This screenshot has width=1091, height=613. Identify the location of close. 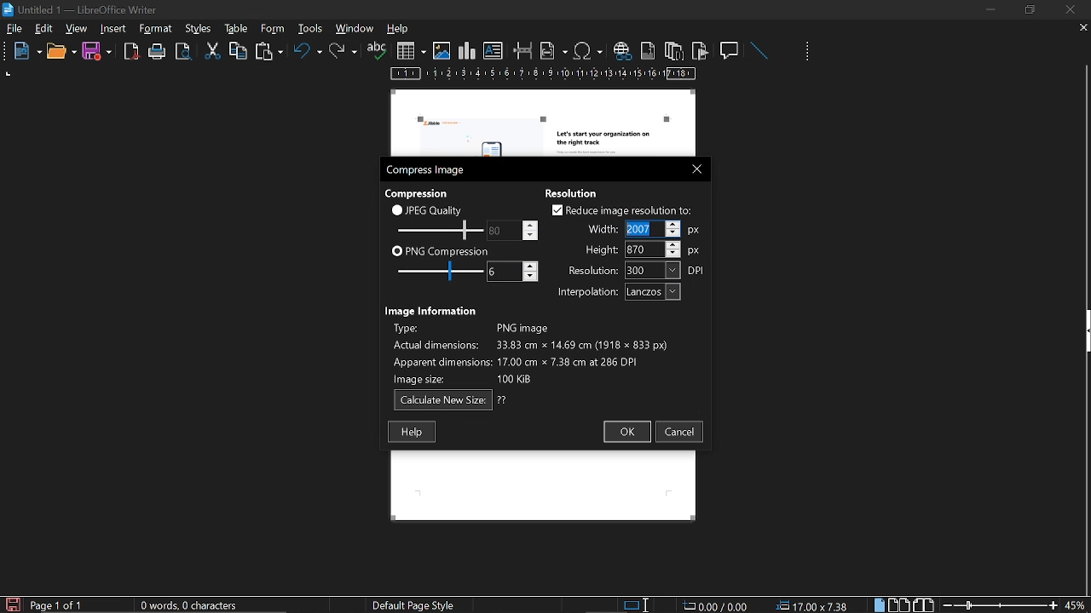
(1069, 9).